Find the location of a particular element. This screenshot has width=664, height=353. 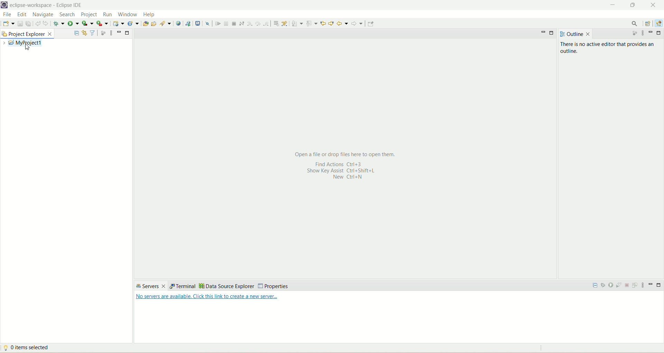

save all is located at coordinates (28, 24).